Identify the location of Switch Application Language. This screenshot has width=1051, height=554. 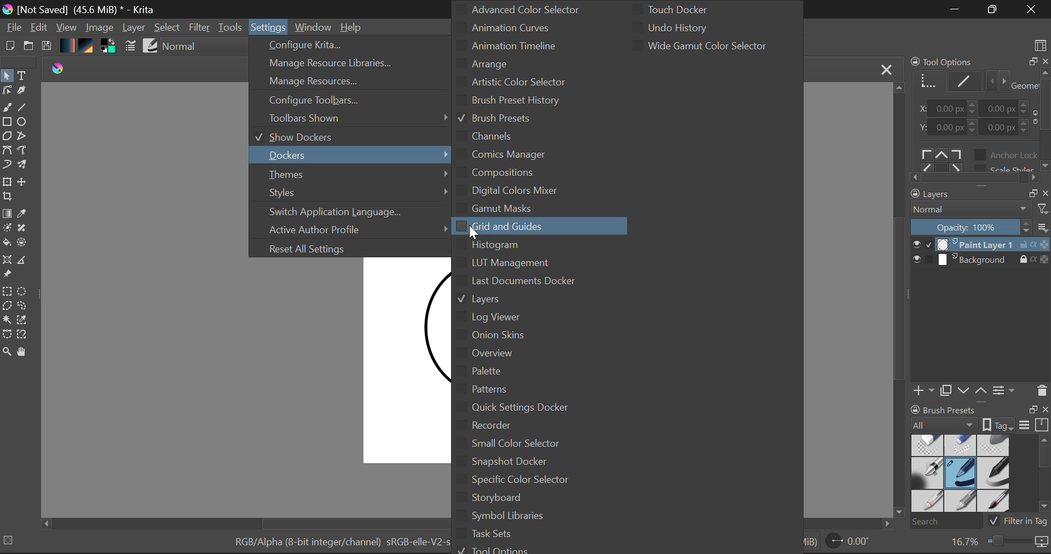
(351, 212).